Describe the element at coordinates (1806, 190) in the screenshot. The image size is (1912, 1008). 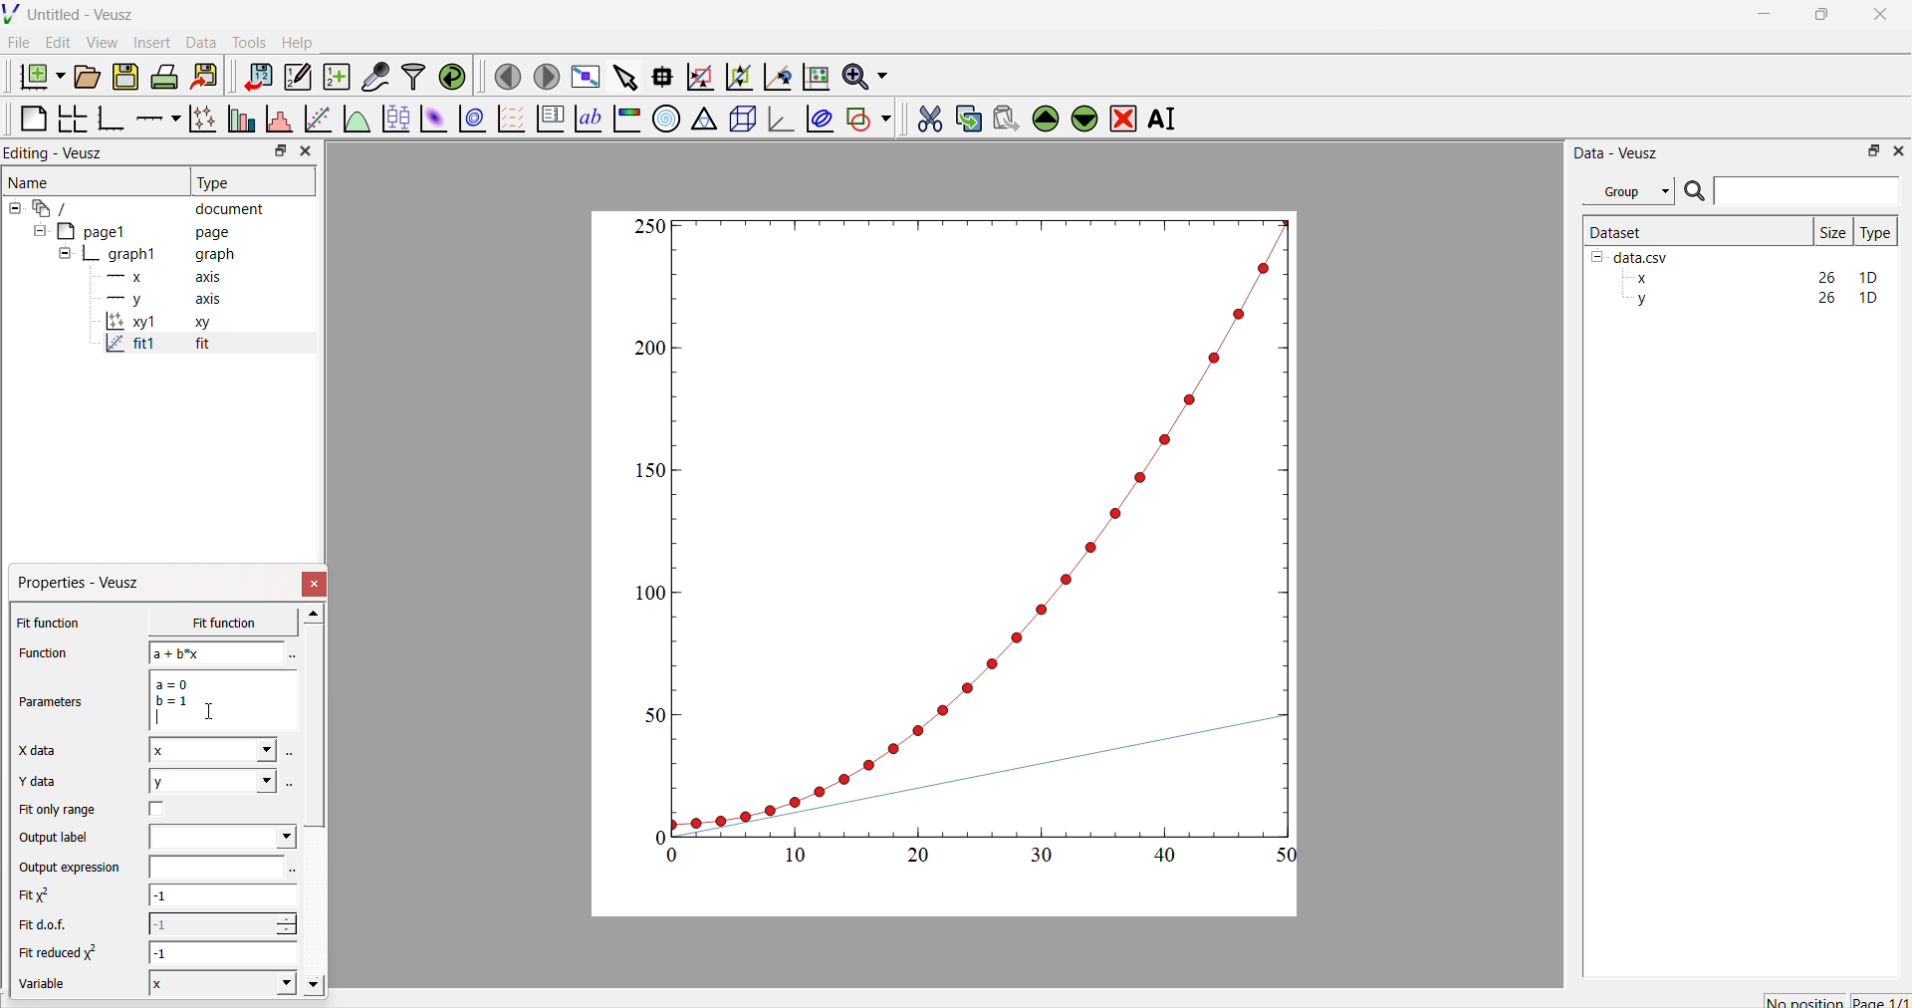
I see `Input` at that location.